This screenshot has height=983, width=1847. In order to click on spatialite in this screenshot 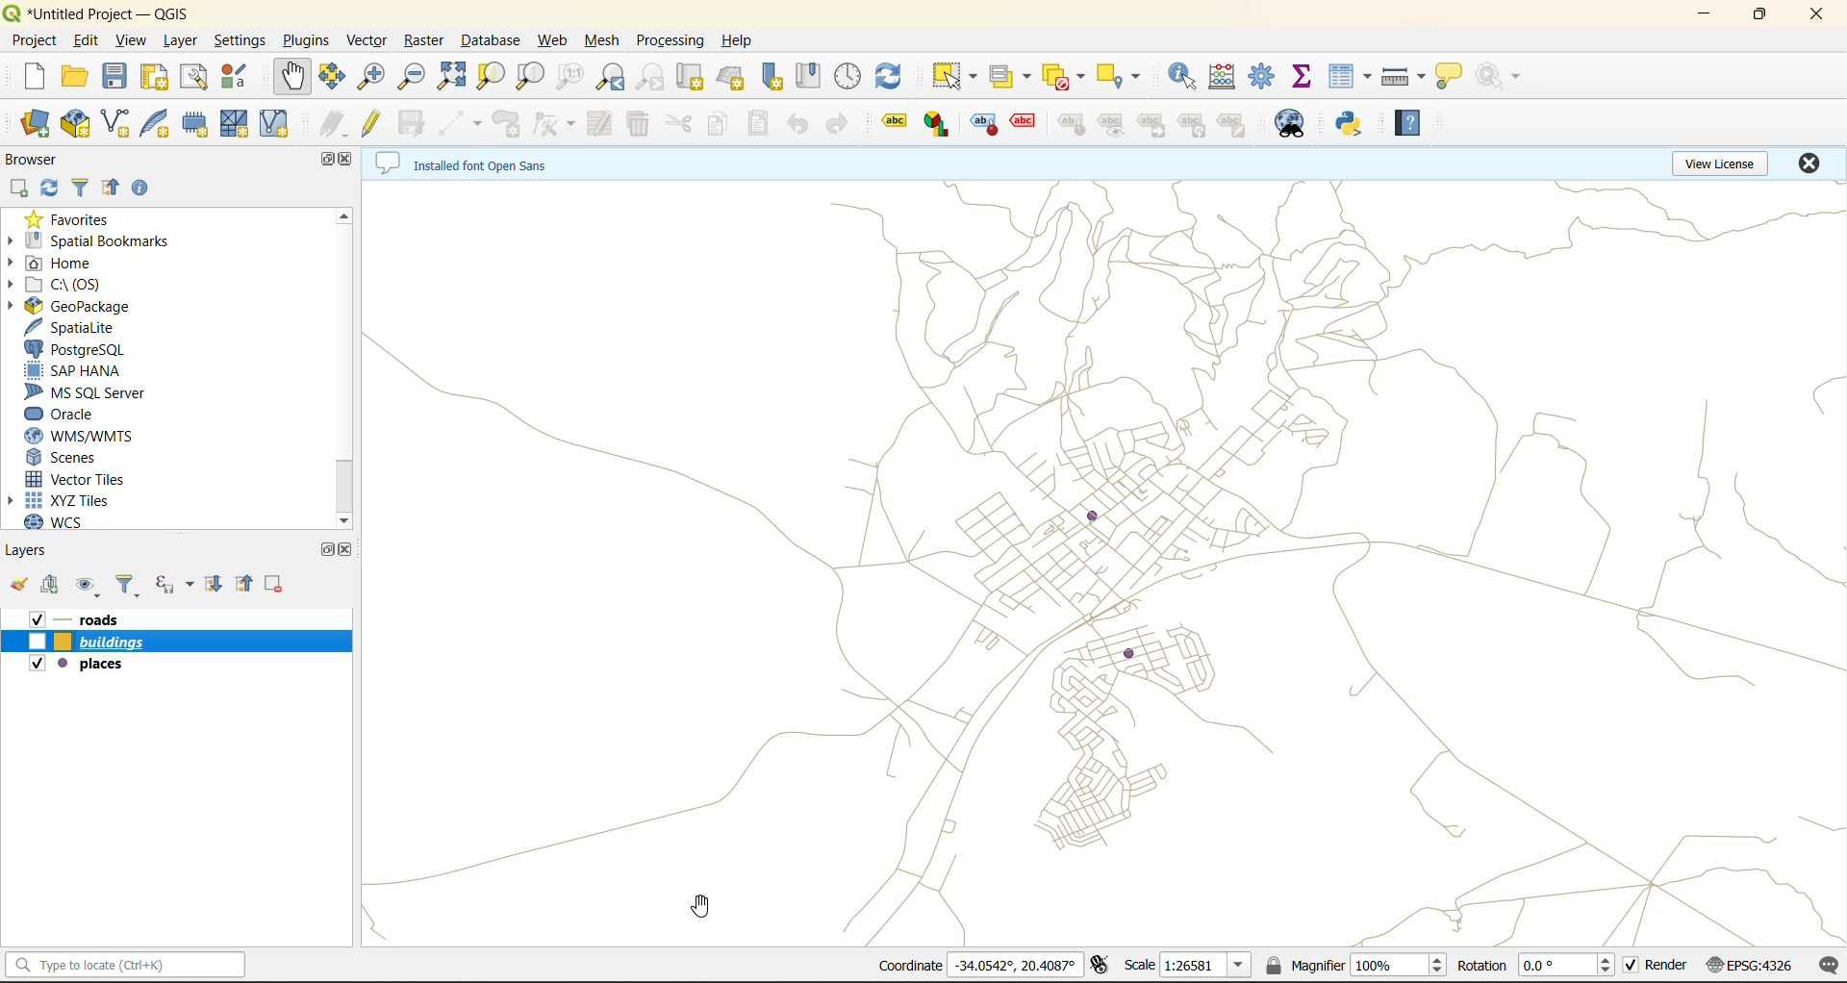, I will do `click(82, 329)`.